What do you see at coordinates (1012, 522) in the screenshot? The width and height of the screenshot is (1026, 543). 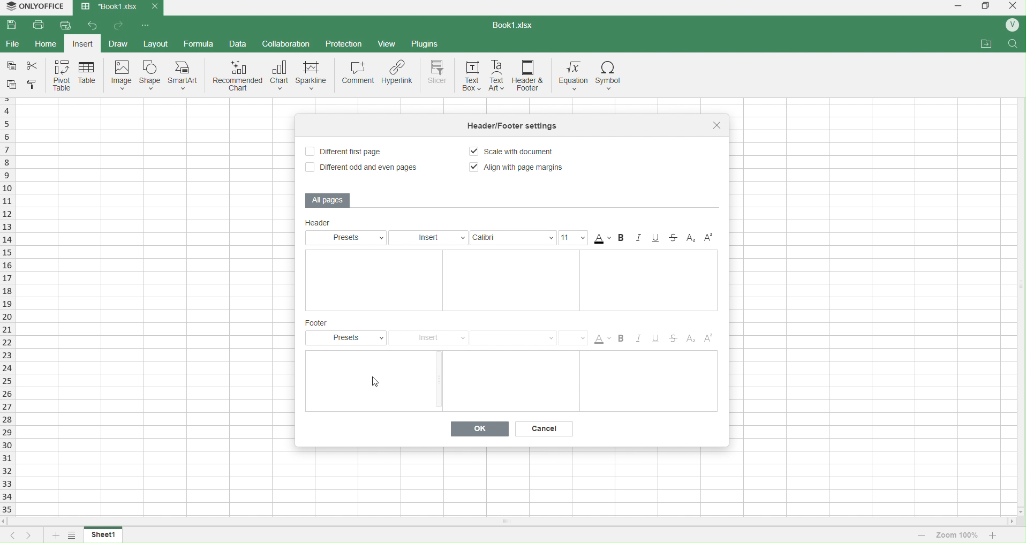 I see `move right` at bounding box center [1012, 522].